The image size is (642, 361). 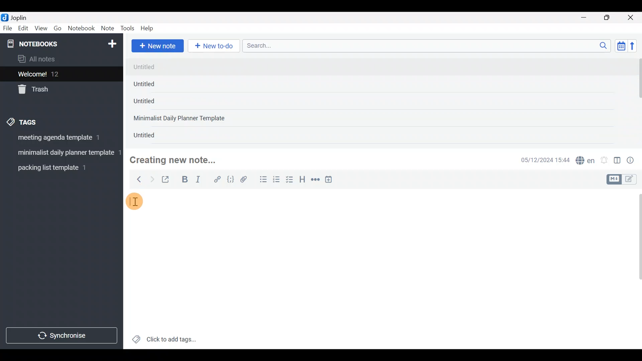 I want to click on Tools, so click(x=128, y=29).